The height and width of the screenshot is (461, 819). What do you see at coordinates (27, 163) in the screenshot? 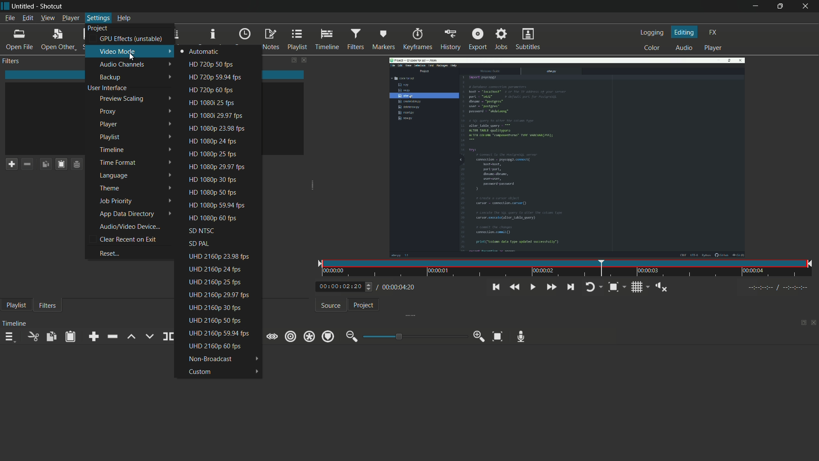
I see `remove a filter` at bounding box center [27, 163].